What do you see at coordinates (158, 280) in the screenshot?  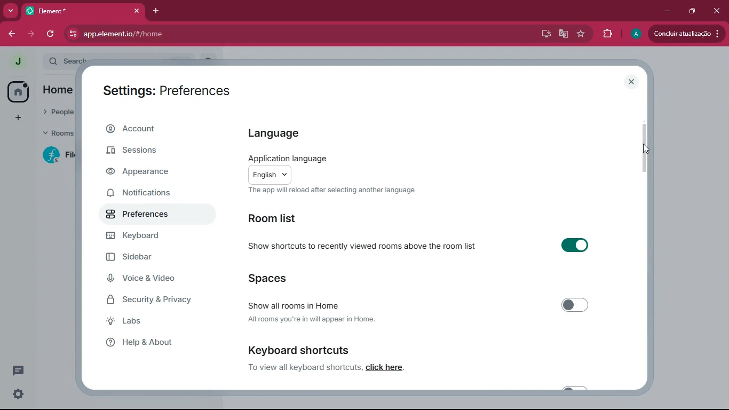 I see `voice & video` at bounding box center [158, 280].